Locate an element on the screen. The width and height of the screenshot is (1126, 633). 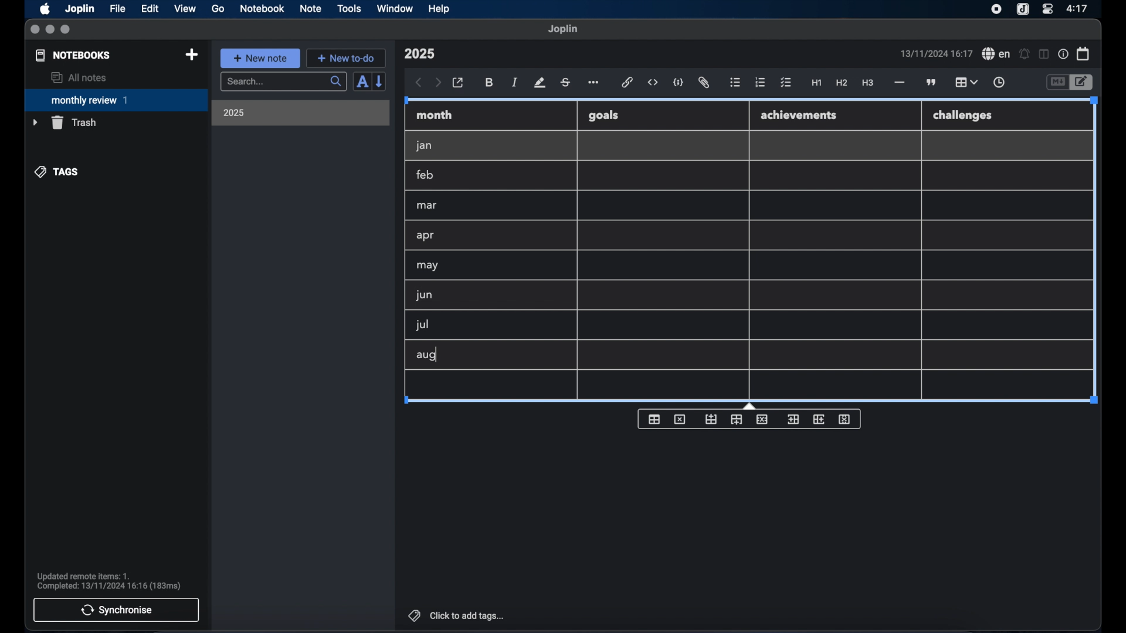
new notebook is located at coordinates (191, 55).